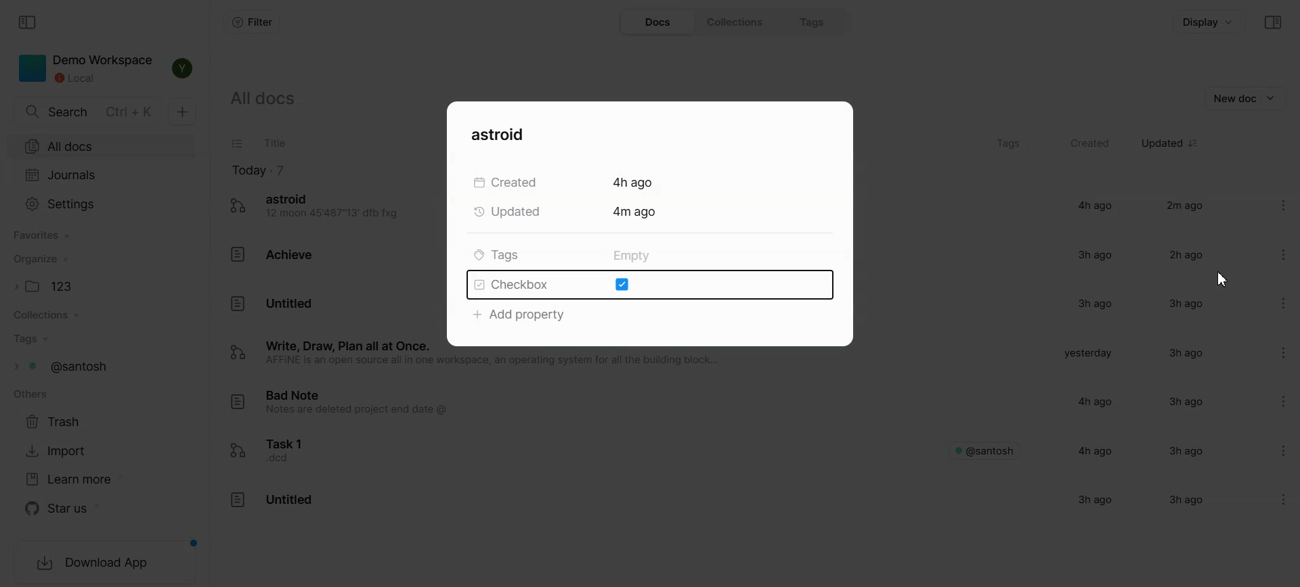 Image resolution: width=1300 pixels, height=587 pixels. Describe the element at coordinates (1089, 304) in the screenshot. I see `3h ago` at that location.